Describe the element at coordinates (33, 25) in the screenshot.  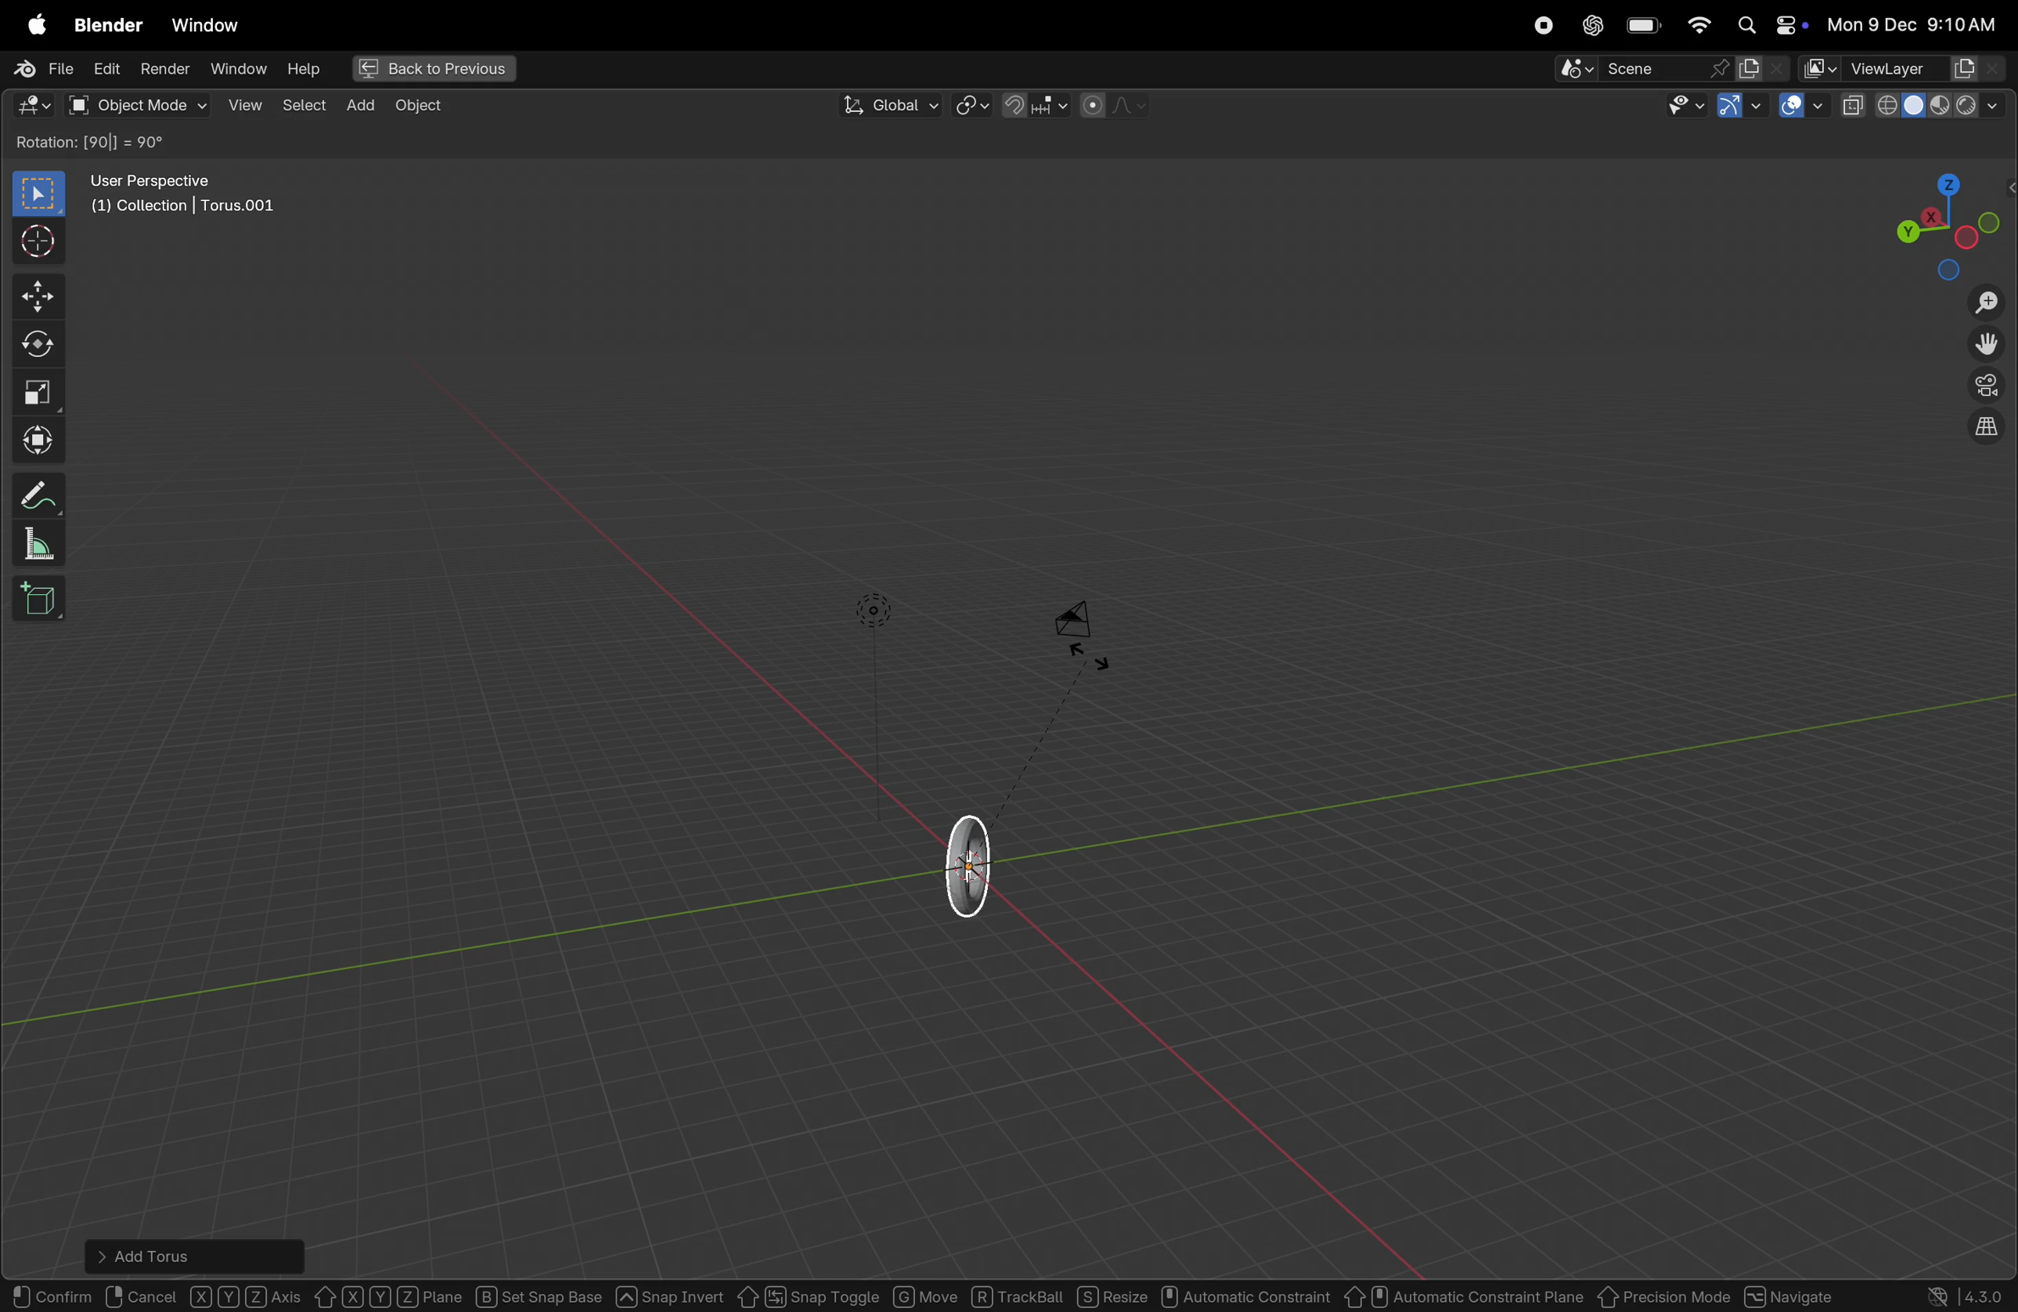
I see `apple menu` at that location.